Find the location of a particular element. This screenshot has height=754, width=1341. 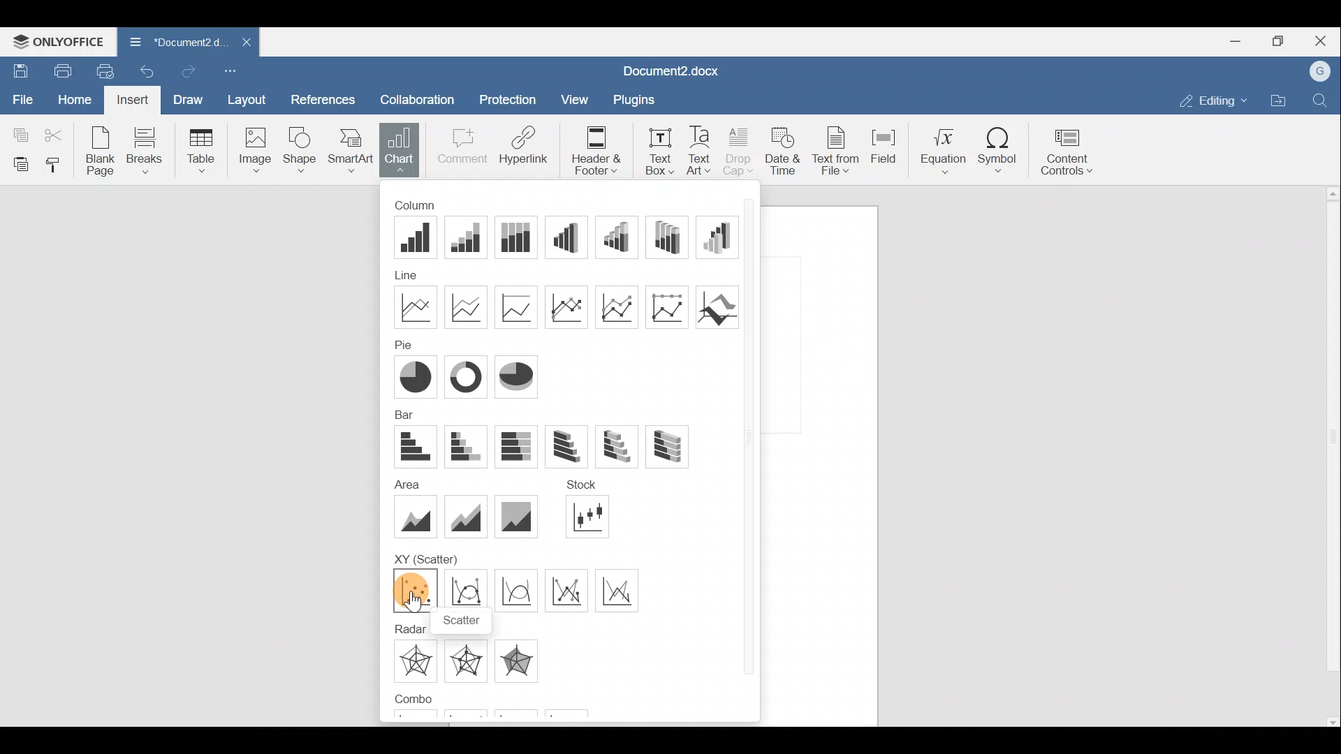

100% Stacked Line with markers is located at coordinates (672, 306).